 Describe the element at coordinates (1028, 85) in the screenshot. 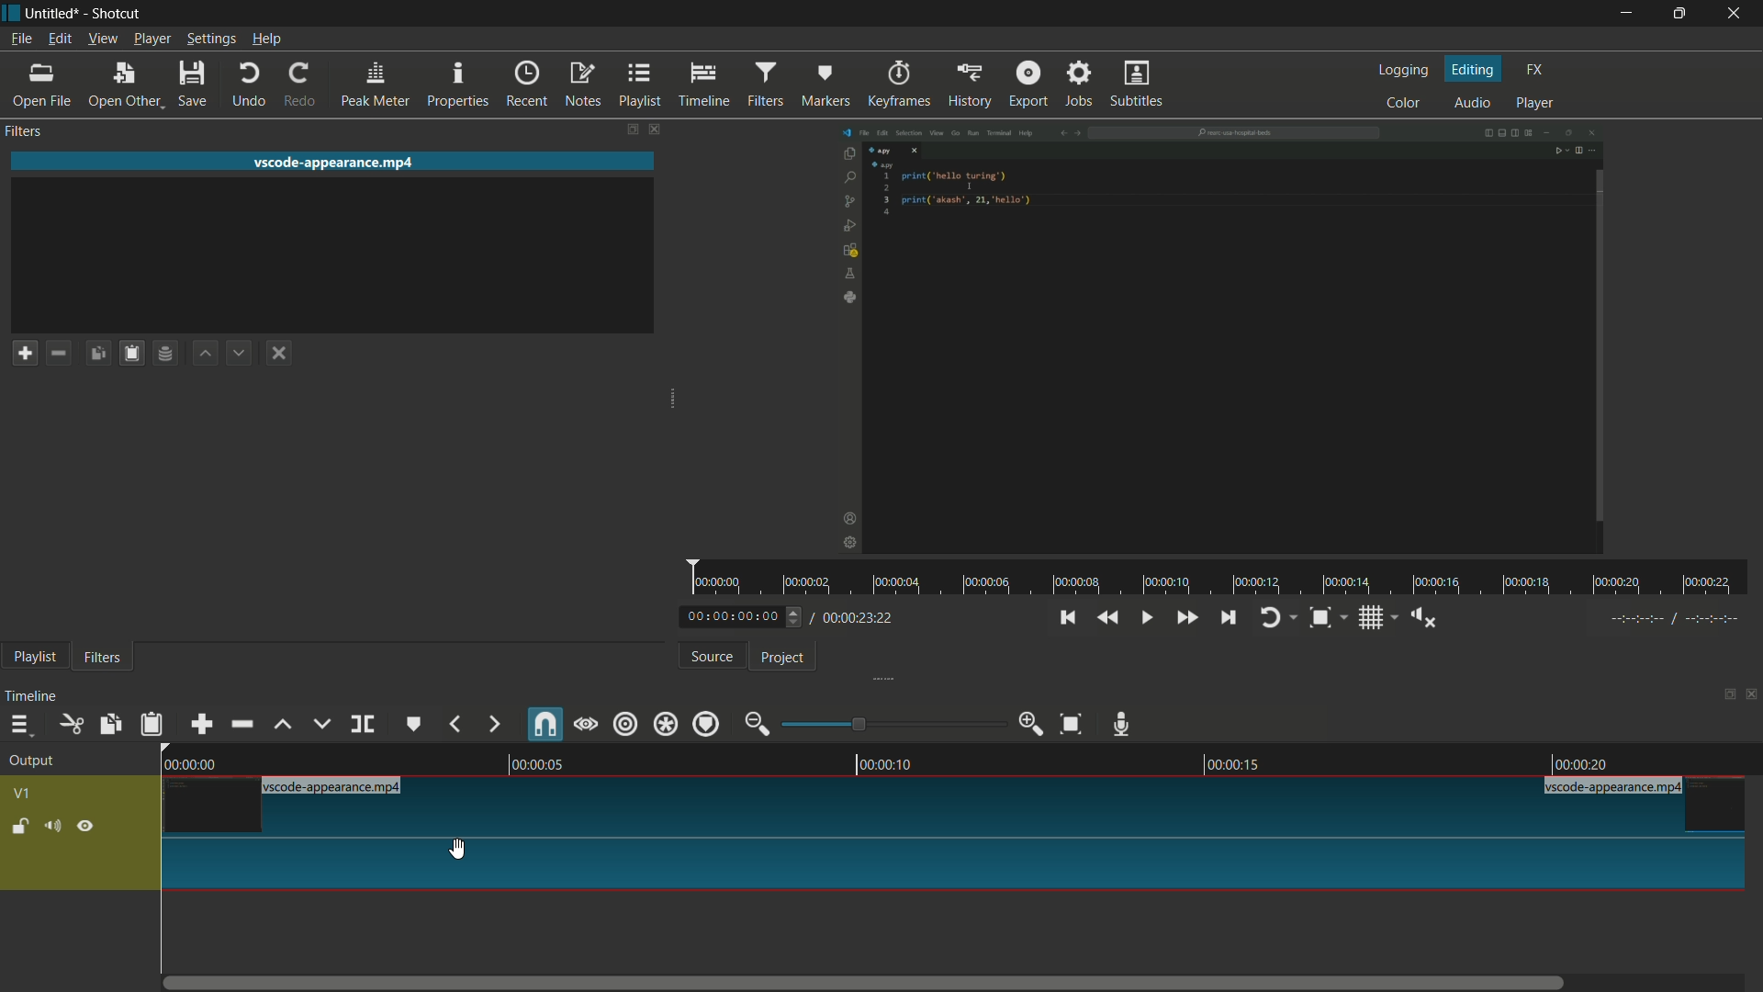

I see `export` at that location.